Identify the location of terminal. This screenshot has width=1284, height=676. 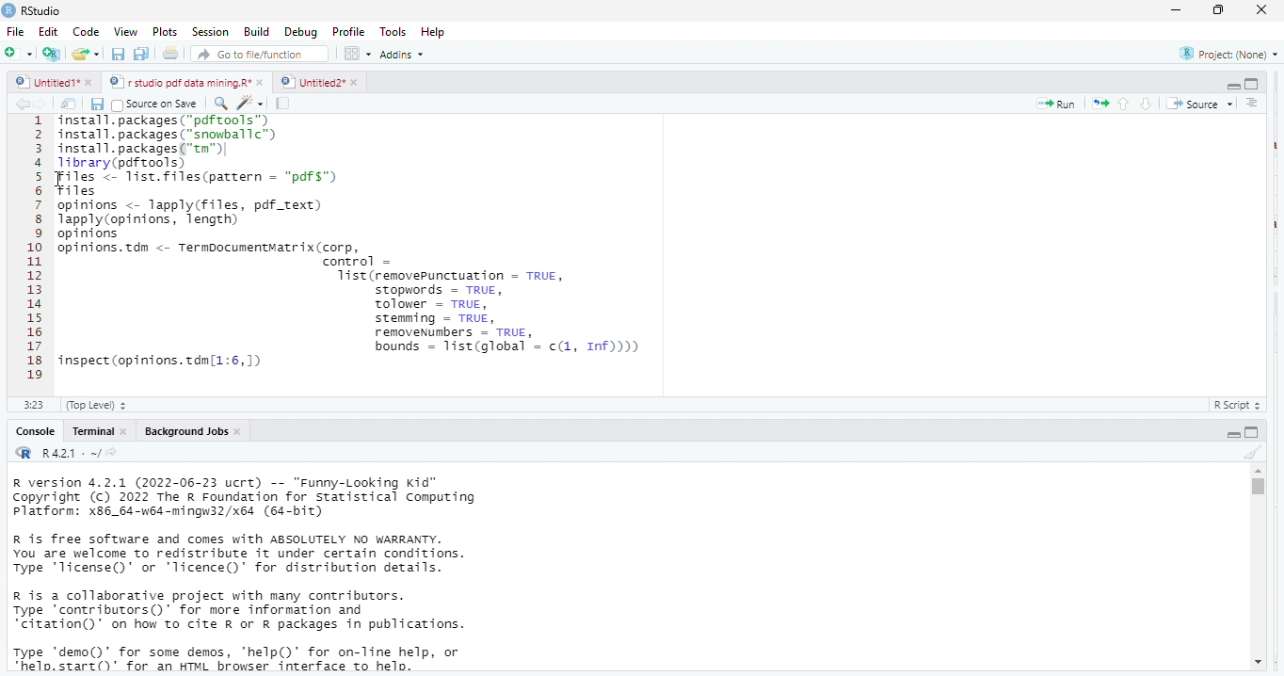
(91, 431).